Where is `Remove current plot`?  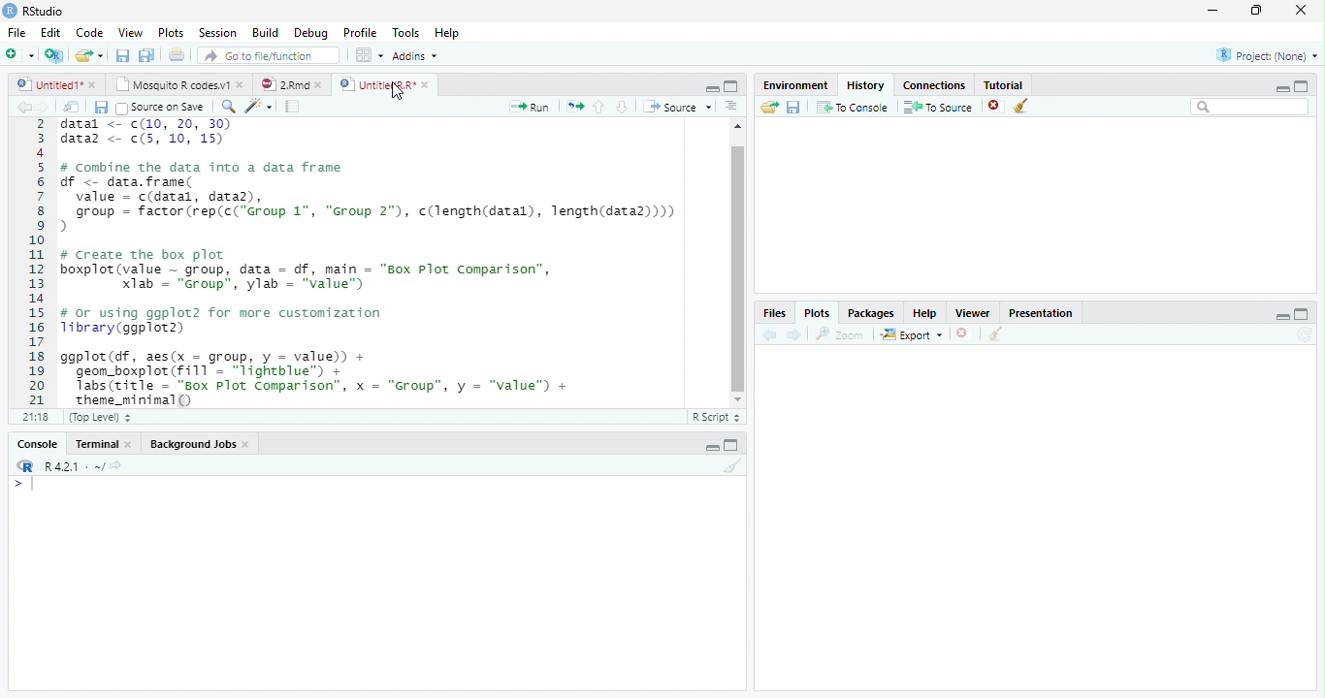 Remove current plot is located at coordinates (965, 333).